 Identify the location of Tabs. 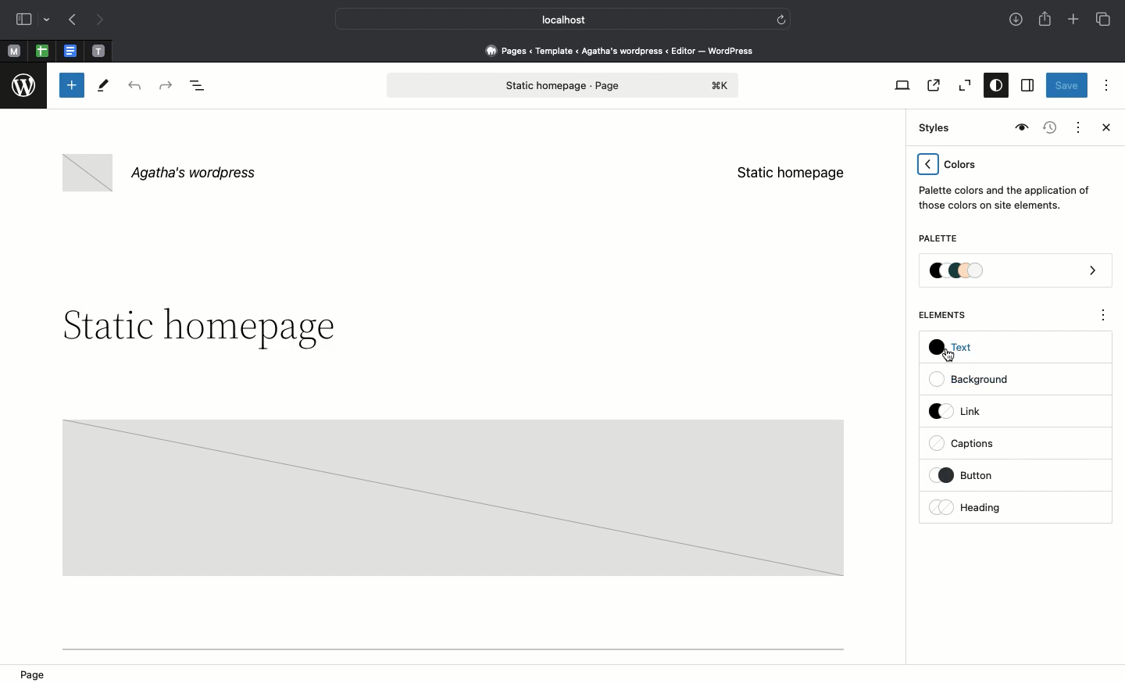
(1105, 20).